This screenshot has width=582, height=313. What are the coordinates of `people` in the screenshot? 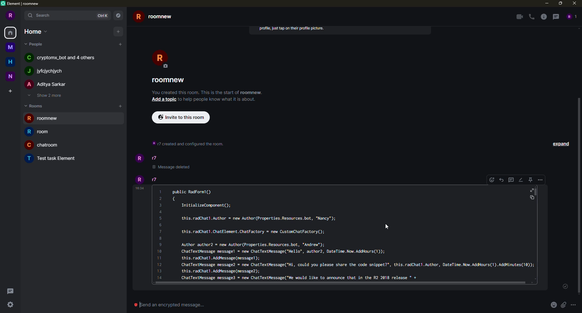 It's located at (47, 84).